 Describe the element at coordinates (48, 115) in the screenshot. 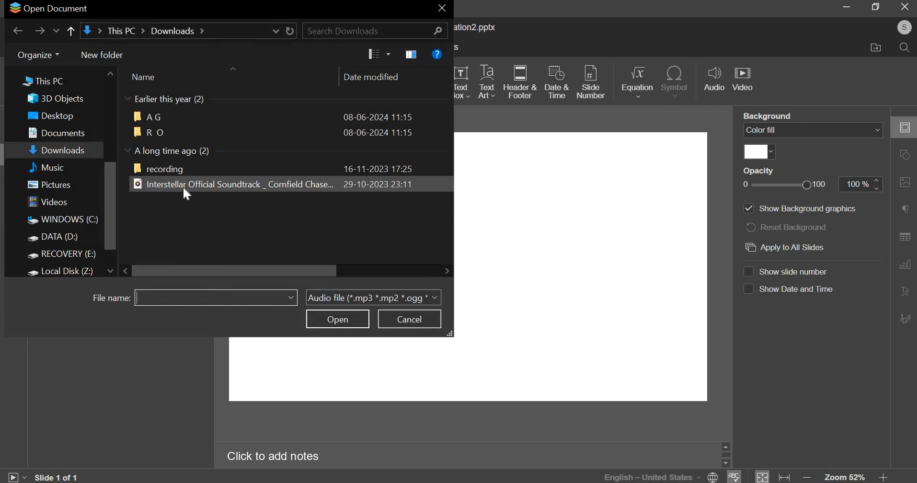

I see `Desktop` at that location.